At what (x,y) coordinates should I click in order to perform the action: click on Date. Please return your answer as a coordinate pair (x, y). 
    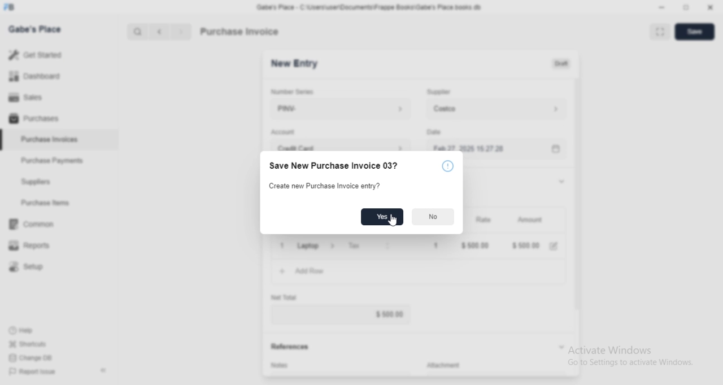
    Looking at the image, I should click on (434, 132).